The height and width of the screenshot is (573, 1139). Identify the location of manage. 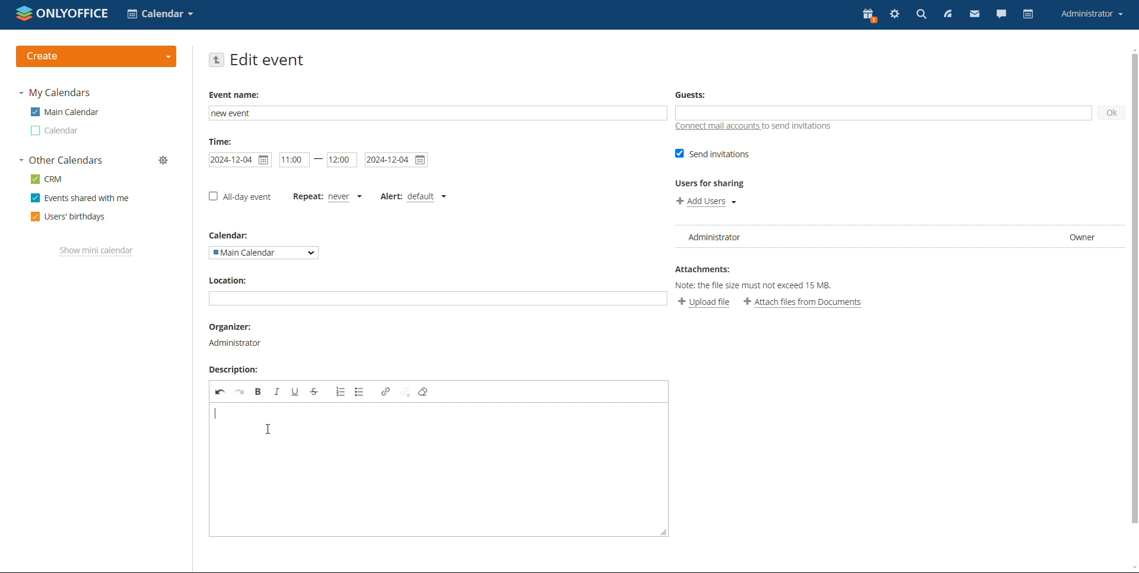
(164, 161).